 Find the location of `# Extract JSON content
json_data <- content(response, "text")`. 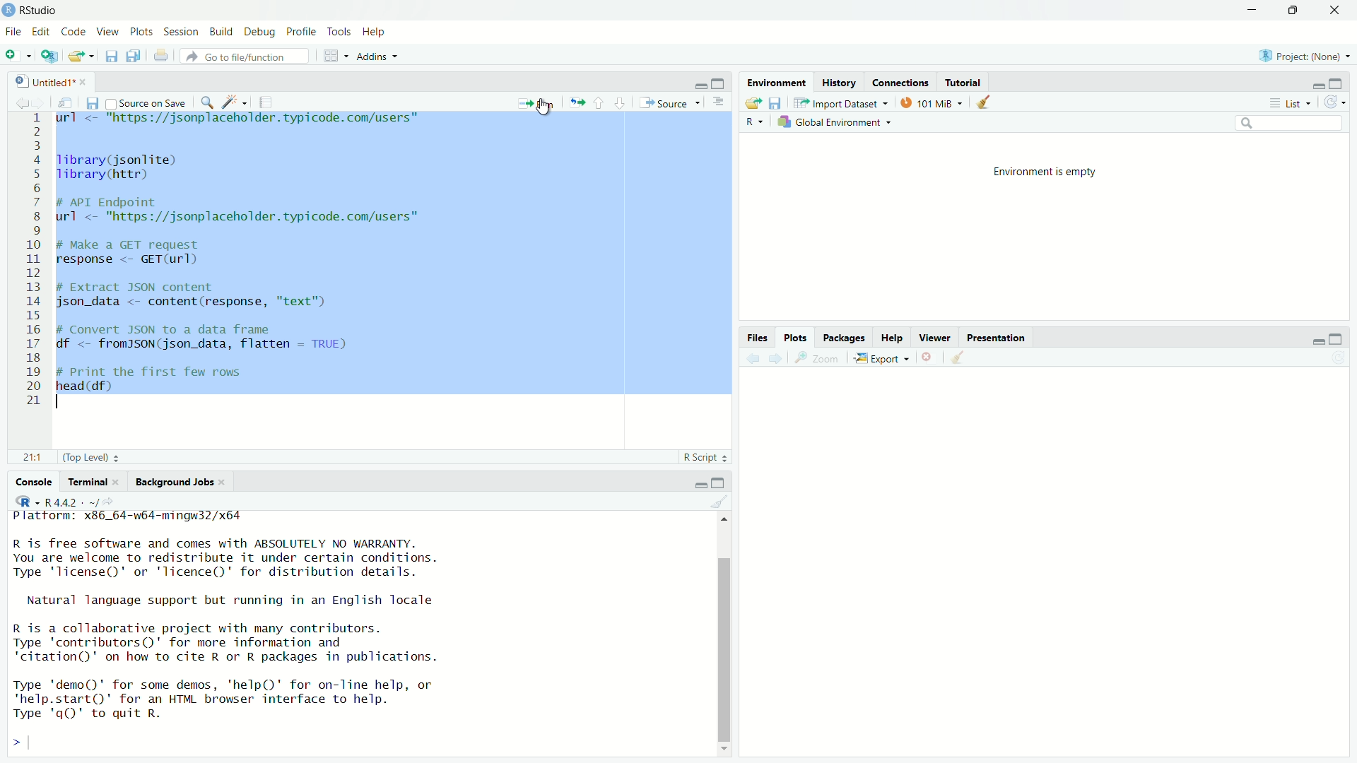

# Extract JSON content
json_data <- content(response, "text") is located at coordinates (195, 294).